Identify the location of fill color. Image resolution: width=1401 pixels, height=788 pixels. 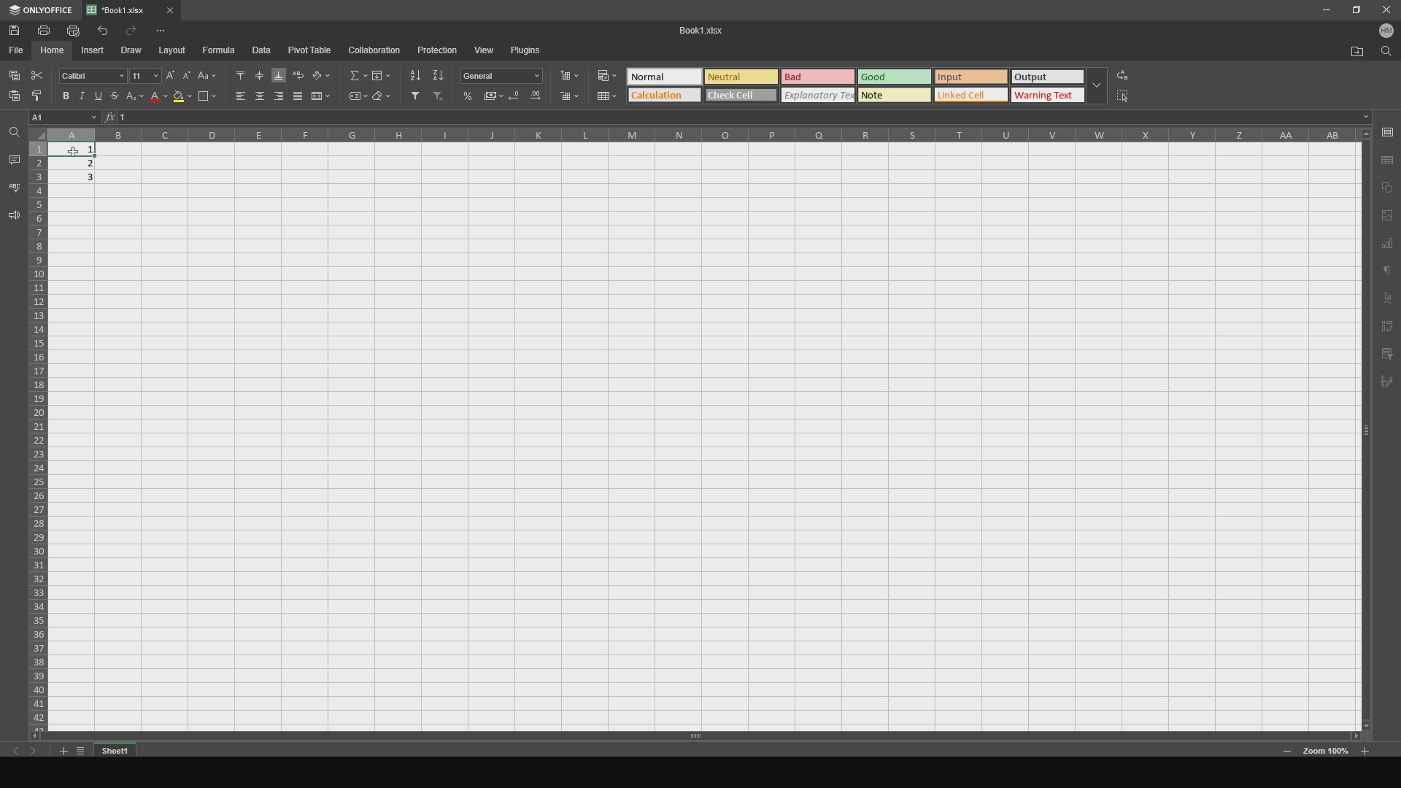
(180, 97).